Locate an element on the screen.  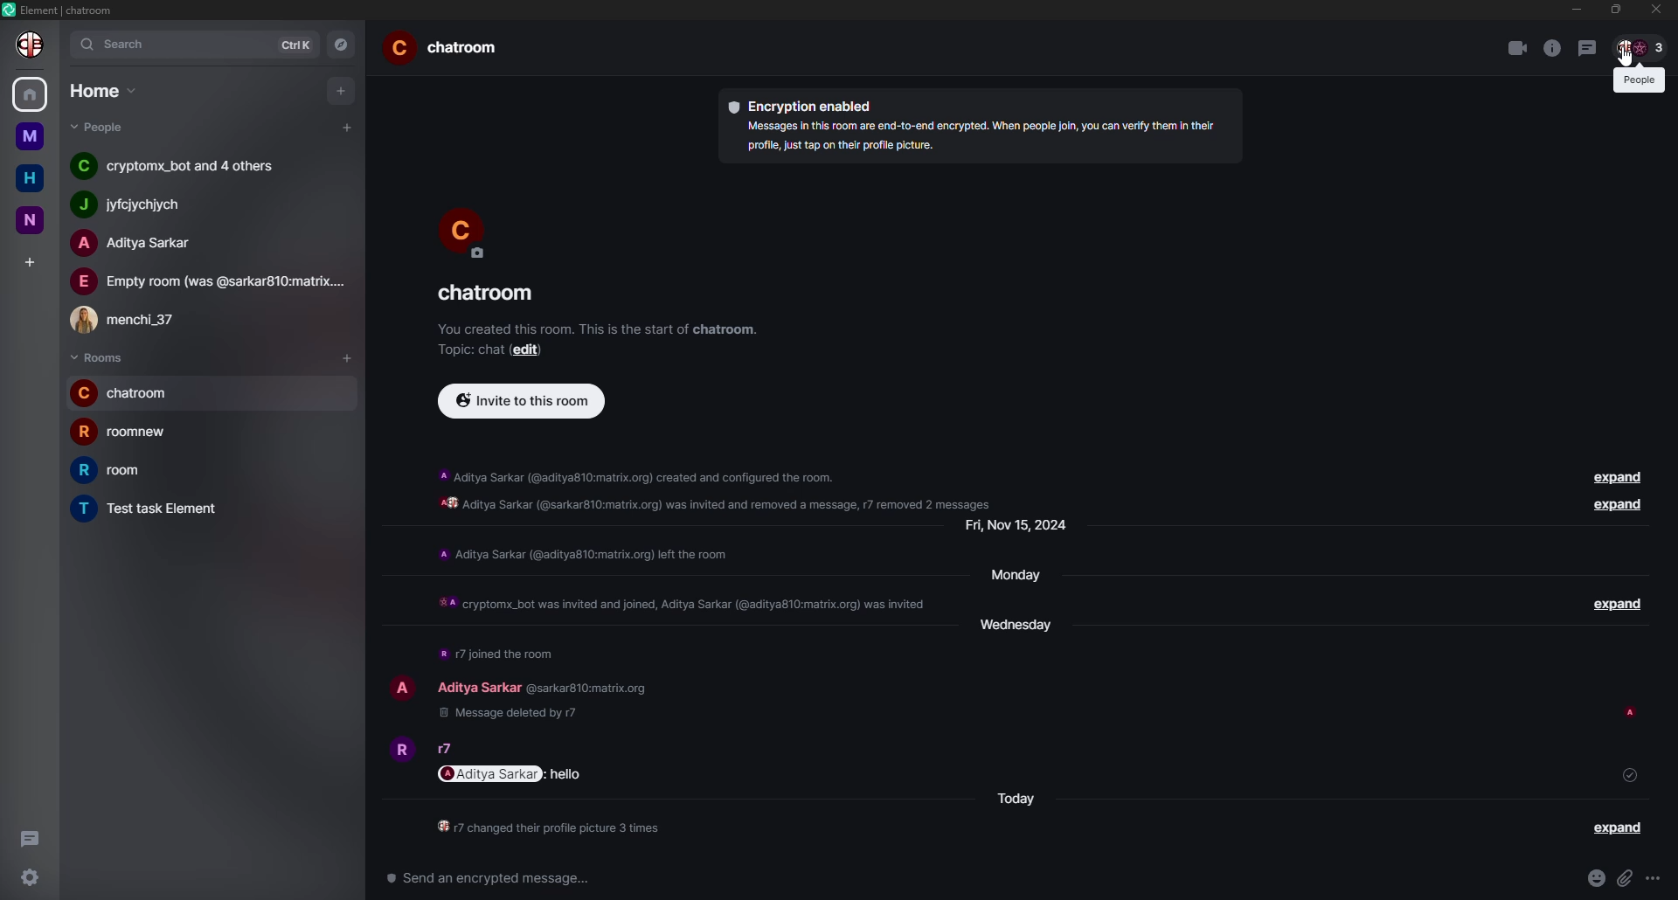
room is located at coordinates (123, 471).